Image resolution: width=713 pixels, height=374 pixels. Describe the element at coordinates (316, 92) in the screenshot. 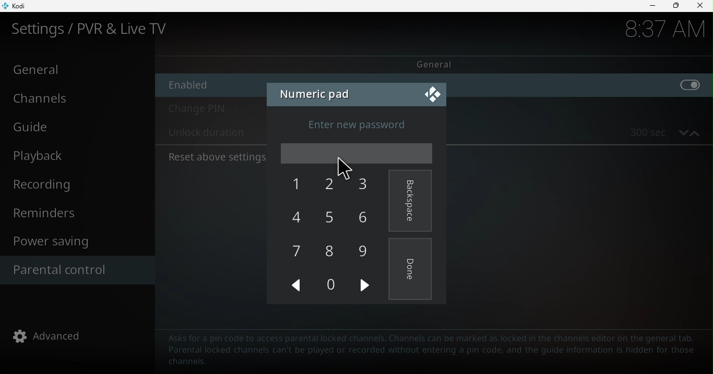

I see `Numeric pad` at that location.